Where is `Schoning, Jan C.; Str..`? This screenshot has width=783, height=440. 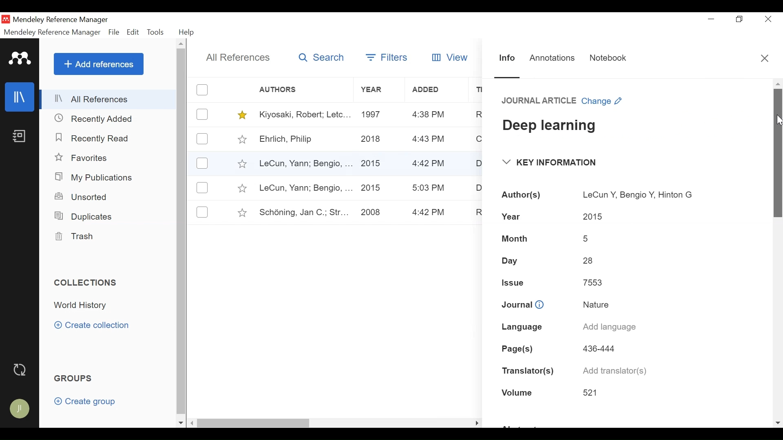
Schoning, Jan C.; Str.. is located at coordinates (301, 211).